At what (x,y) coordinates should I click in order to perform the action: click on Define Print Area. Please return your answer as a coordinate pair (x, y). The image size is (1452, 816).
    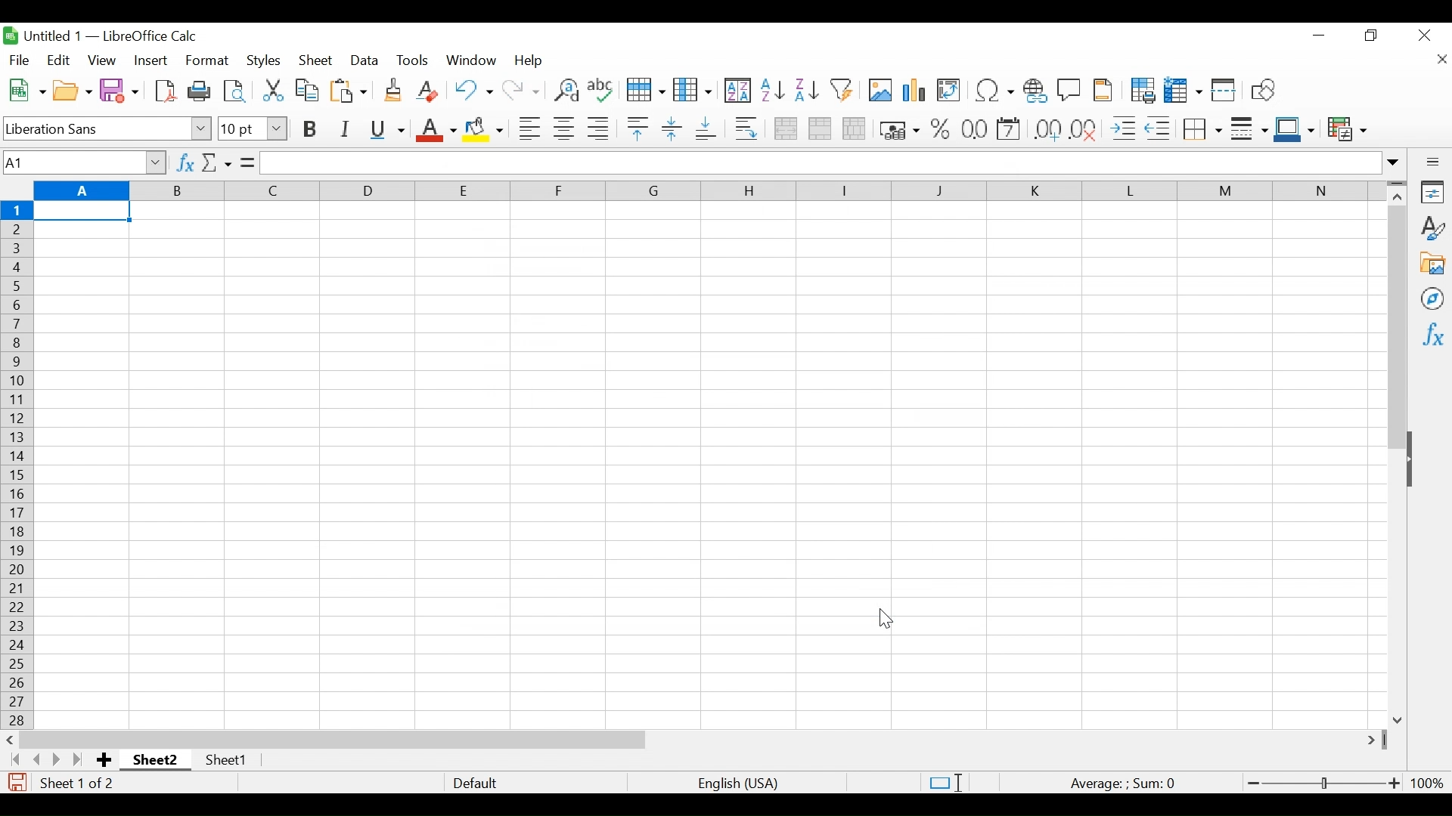
    Looking at the image, I should click on (1142, 90).